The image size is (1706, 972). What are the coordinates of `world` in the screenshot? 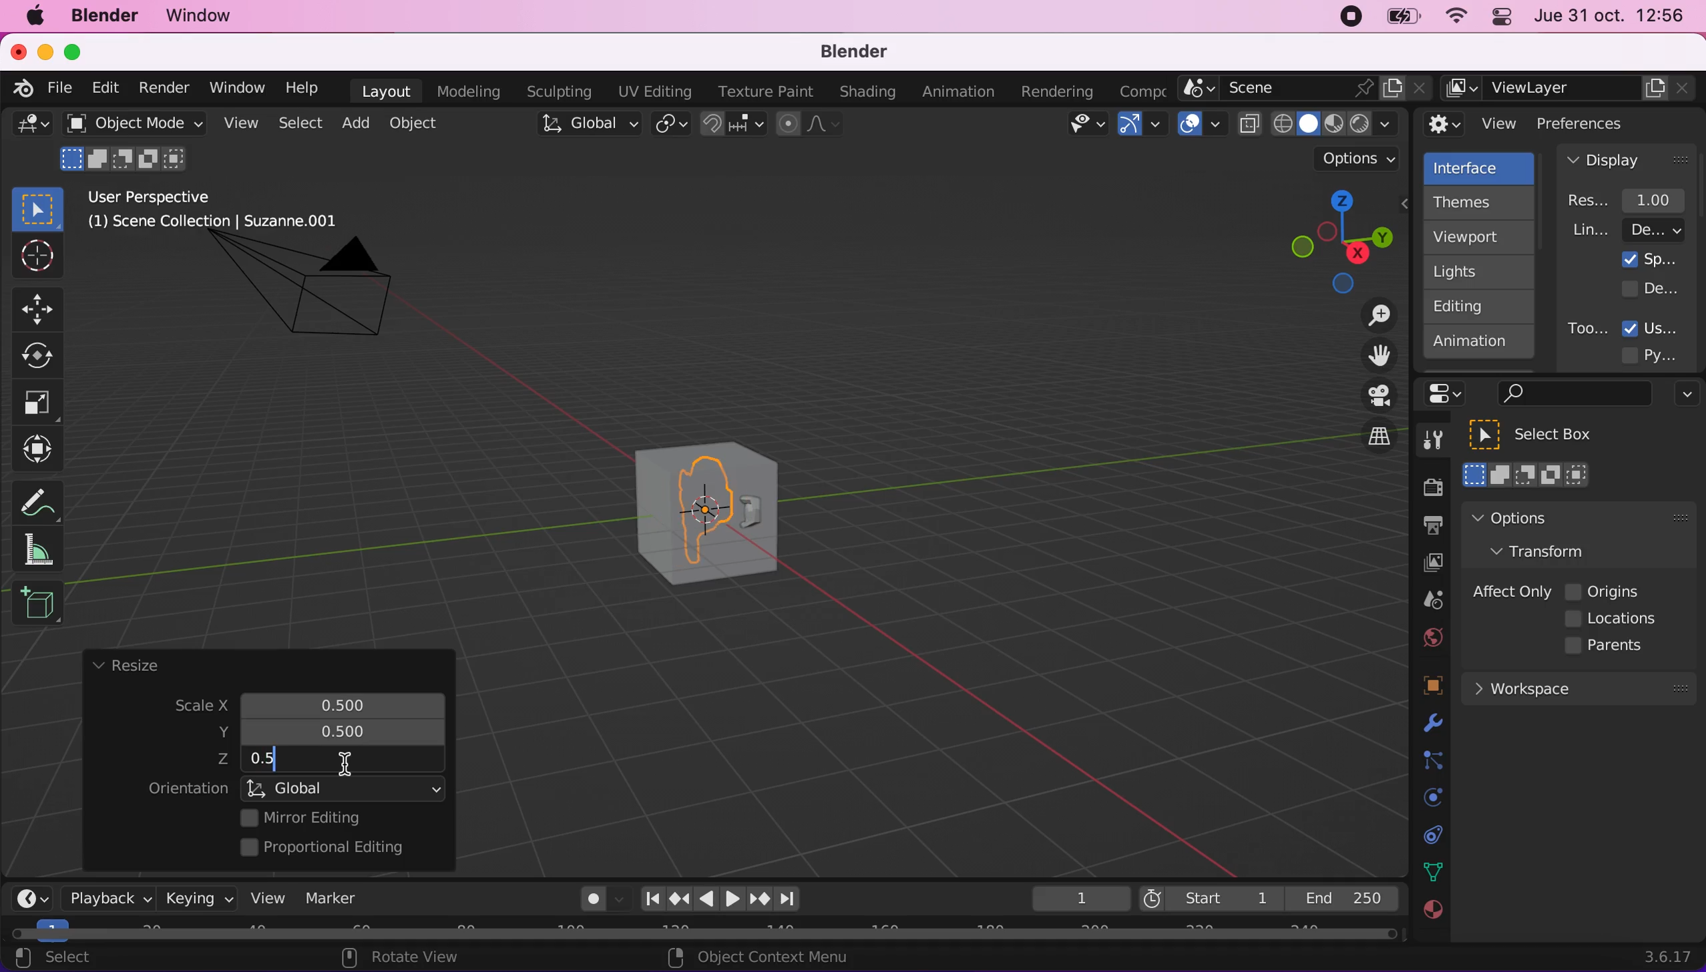 It's located at (1429, 636).